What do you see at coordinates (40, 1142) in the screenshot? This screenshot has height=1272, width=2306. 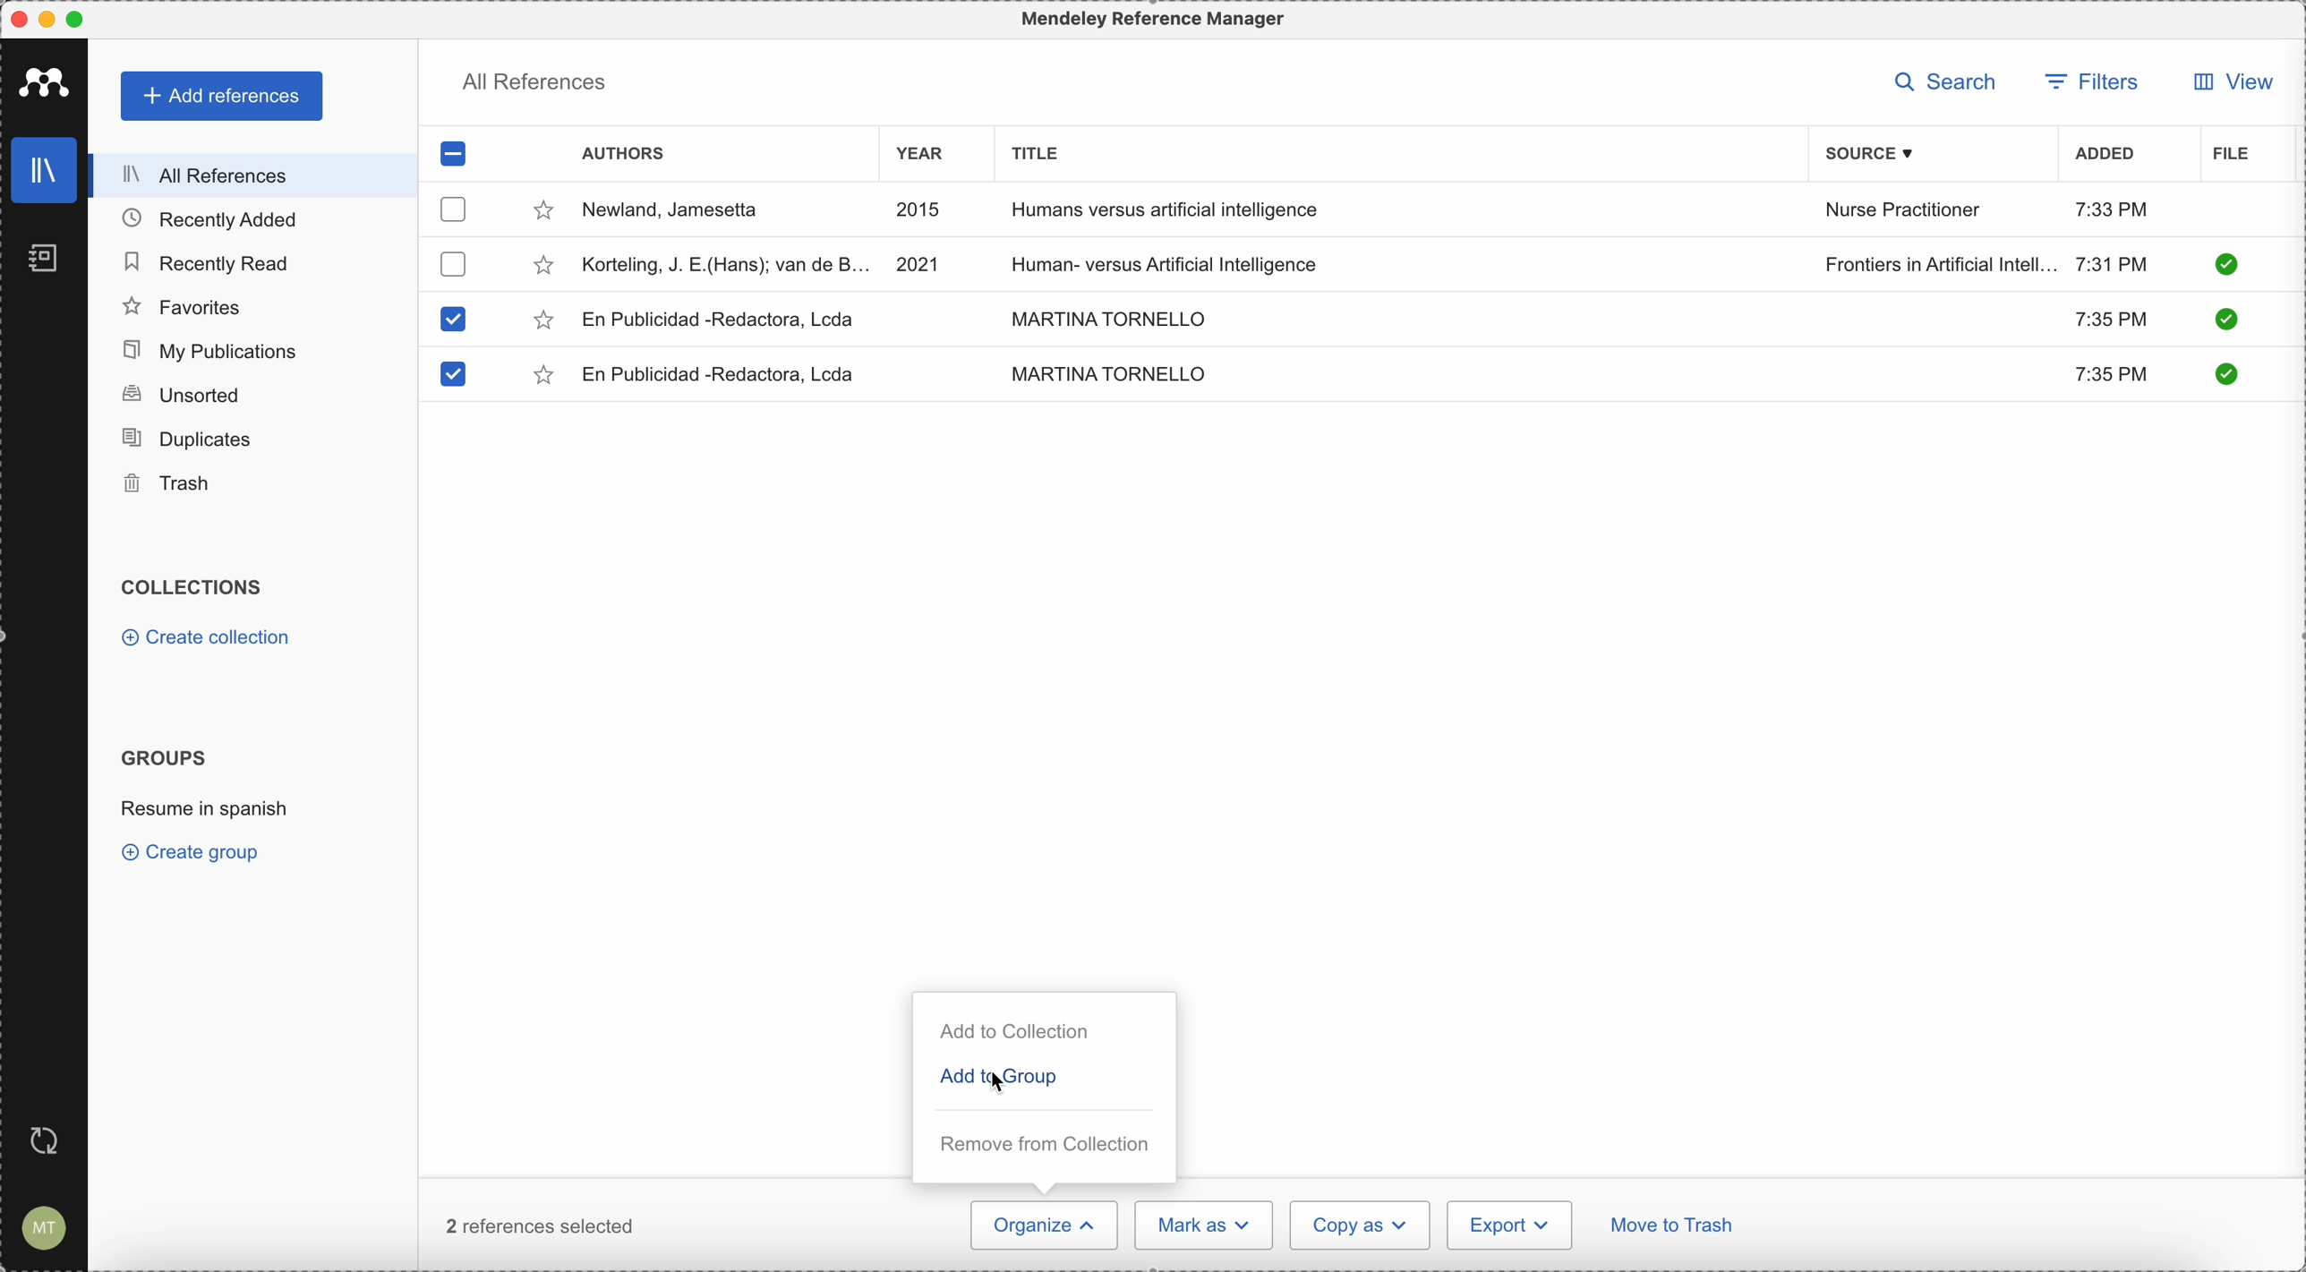 I see `last sync` at bounding box center [40, 1142].